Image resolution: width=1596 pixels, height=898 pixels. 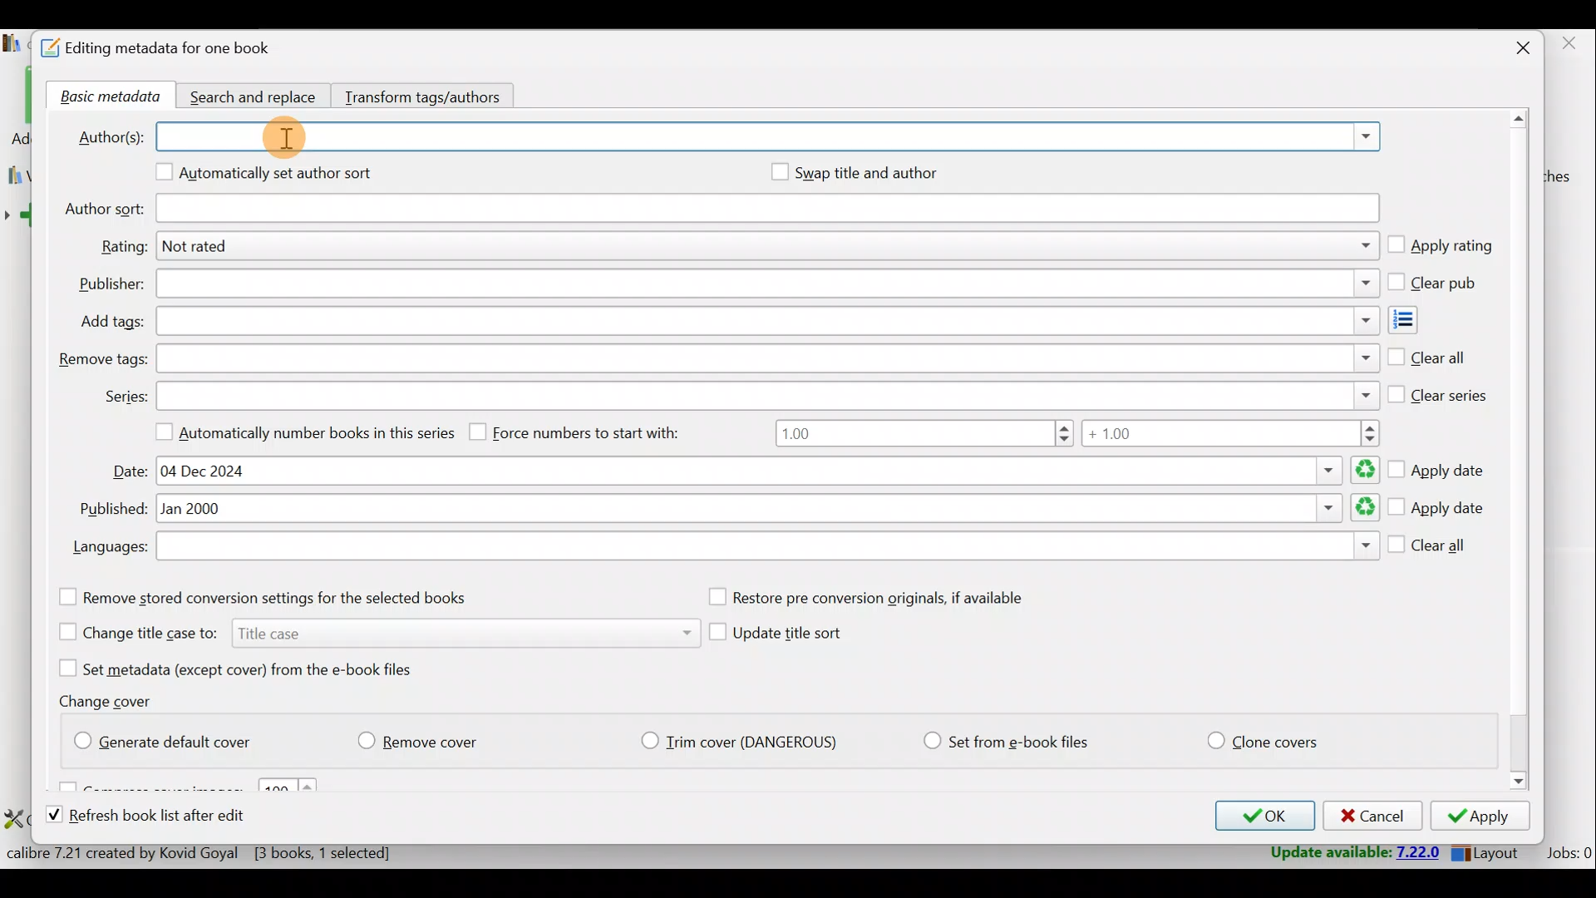 I want to click on Languages, so click(x=767, y=548).